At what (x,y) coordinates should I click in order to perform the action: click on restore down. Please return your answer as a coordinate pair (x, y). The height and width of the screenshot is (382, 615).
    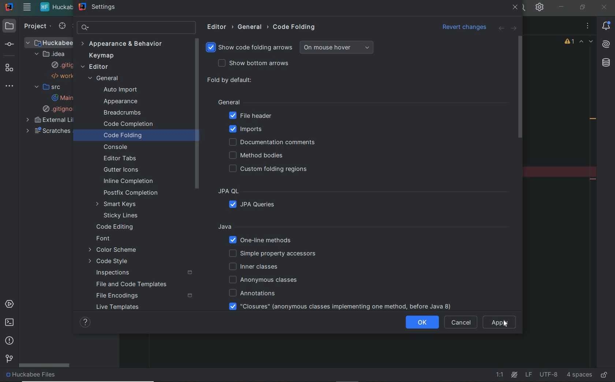
    Looking at the image, I should click on (584, 8).